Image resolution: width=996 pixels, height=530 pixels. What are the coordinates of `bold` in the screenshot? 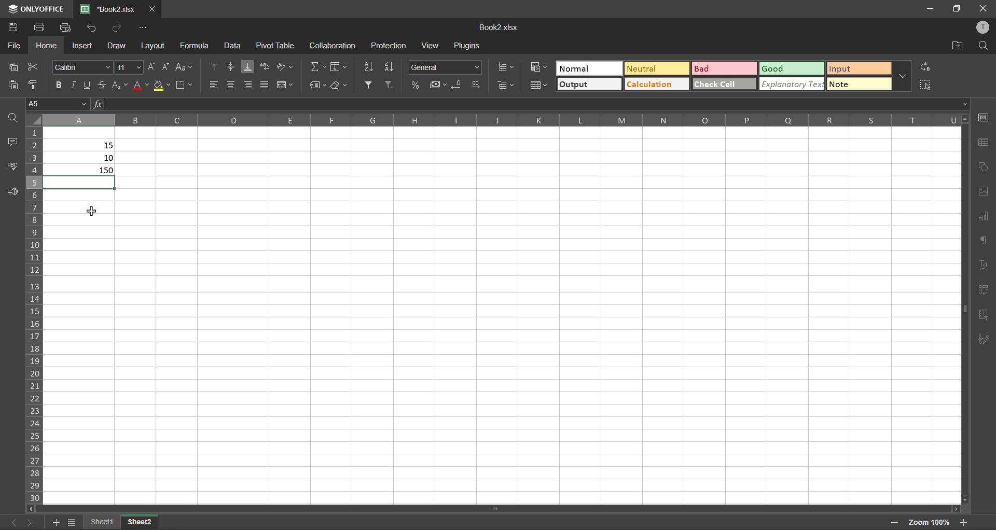 It's located at (58, 83).